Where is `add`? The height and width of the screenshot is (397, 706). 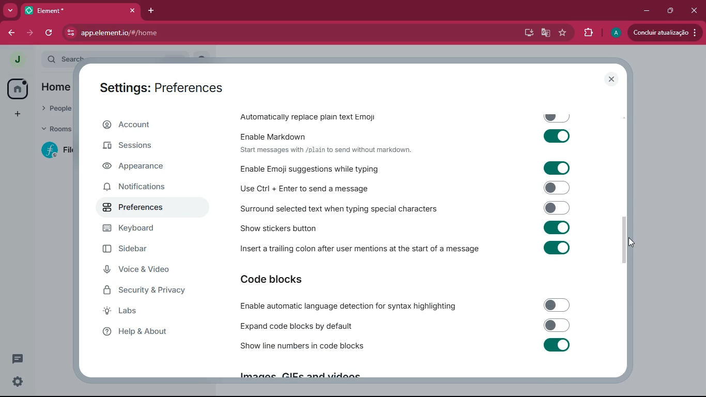 add is located at coordinates (17, 114).